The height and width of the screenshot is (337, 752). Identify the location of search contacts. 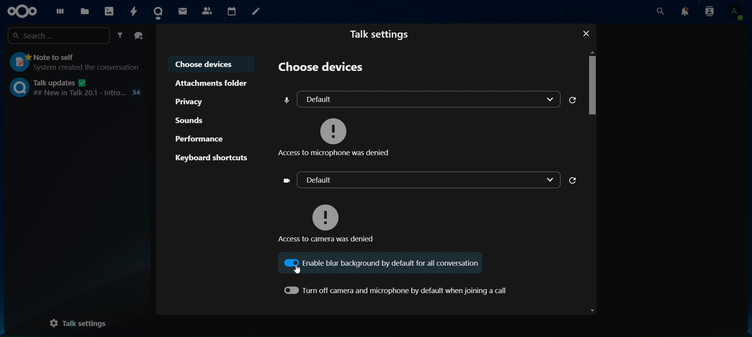
(660, 11).